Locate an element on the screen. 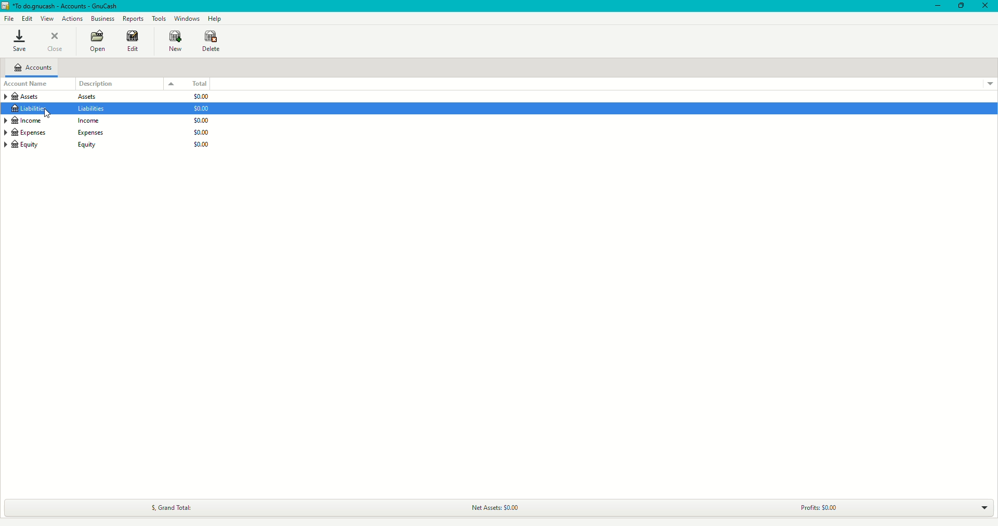  Total is located at coordinates (196, 83).